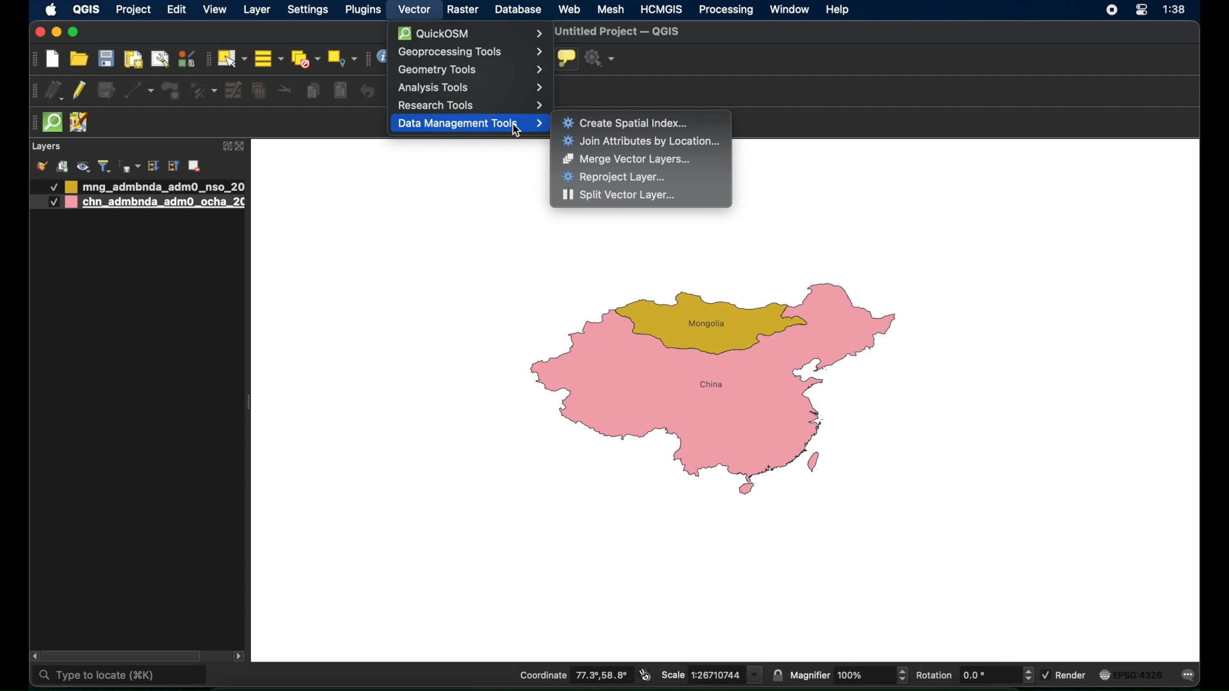 The image size is (1229, 691). Describe the element at coordinates (108, 90) in the screenshot. I see `save edits` at that location.